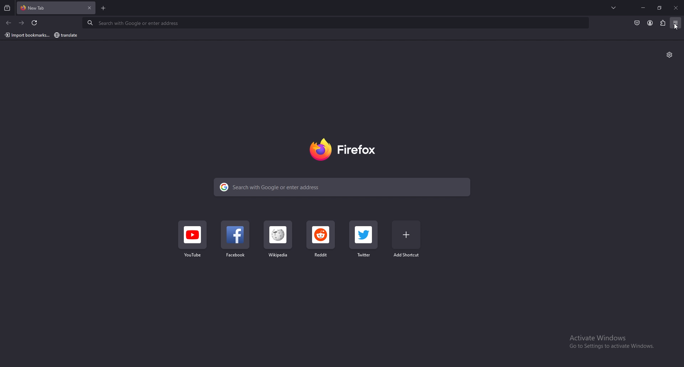 The image size is (684, 367). I want to click on extensions, so click(663, 23).